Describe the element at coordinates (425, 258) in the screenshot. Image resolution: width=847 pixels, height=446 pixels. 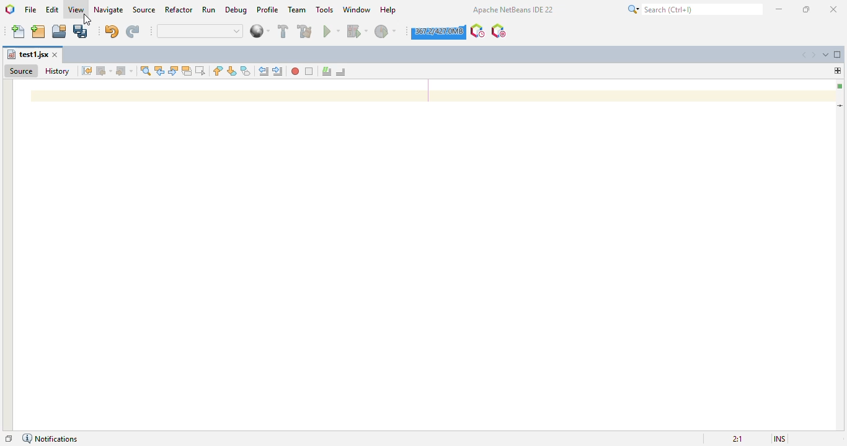
I see `editor workspace` at that location.